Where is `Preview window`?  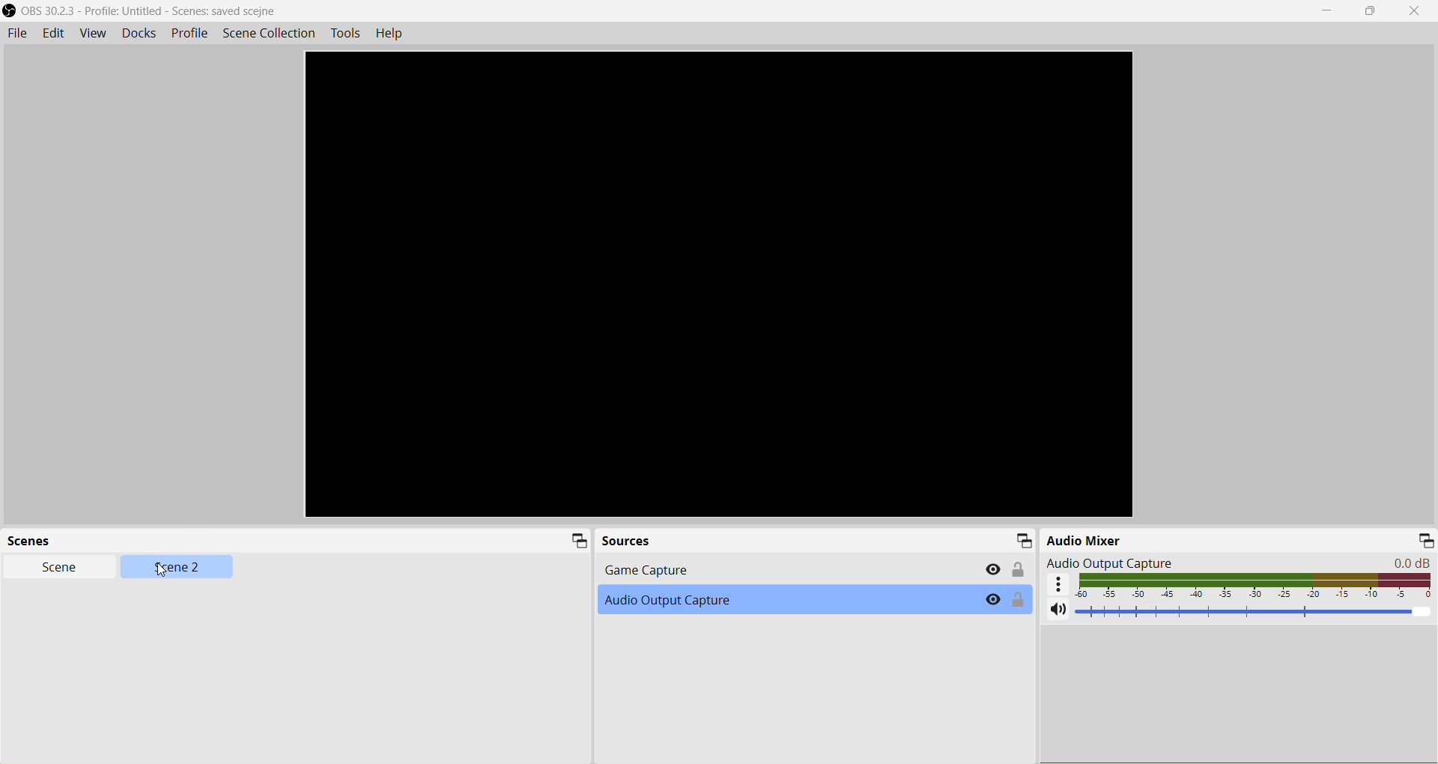 Preview window is located at coordinates (719, 284).